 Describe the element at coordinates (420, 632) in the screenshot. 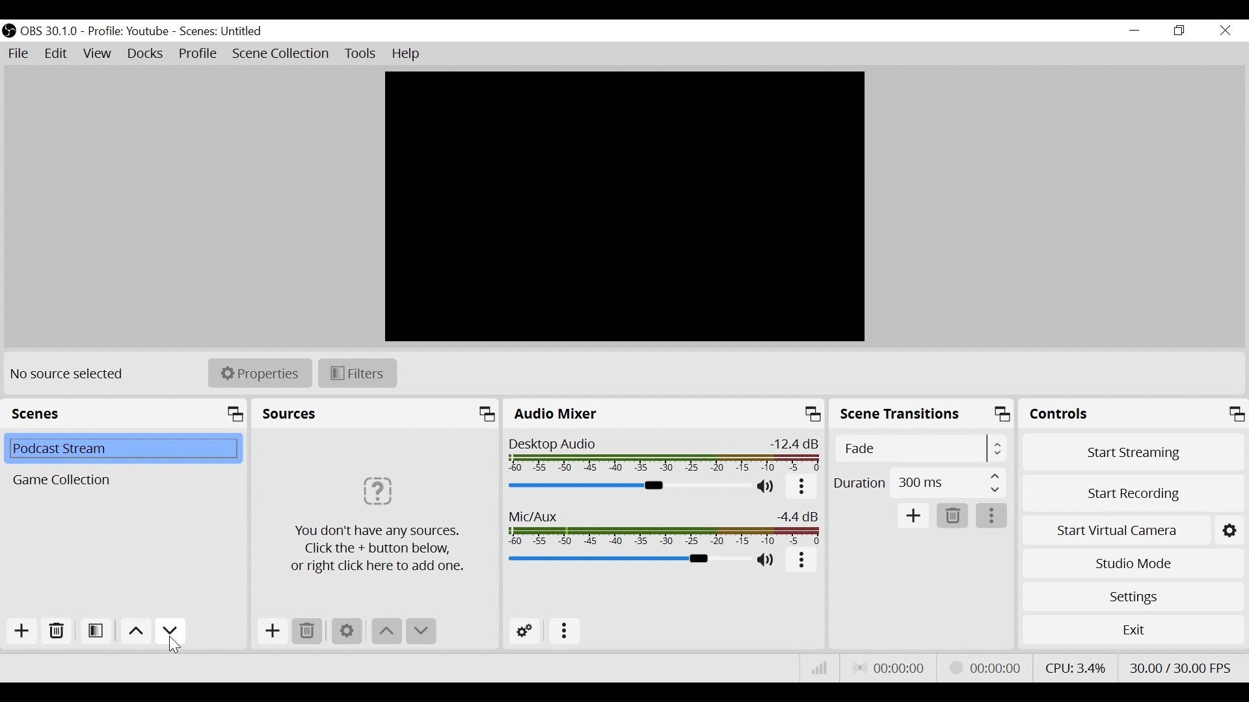

I see `Move down` at that location.